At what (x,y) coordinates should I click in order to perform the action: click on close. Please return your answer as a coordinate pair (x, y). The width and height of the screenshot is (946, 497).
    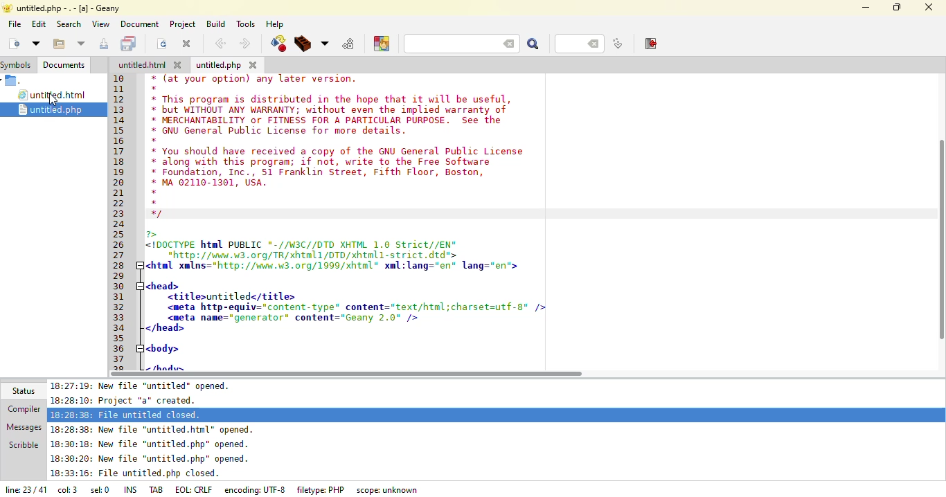
    Looking at the image, I should click on (253, 65).